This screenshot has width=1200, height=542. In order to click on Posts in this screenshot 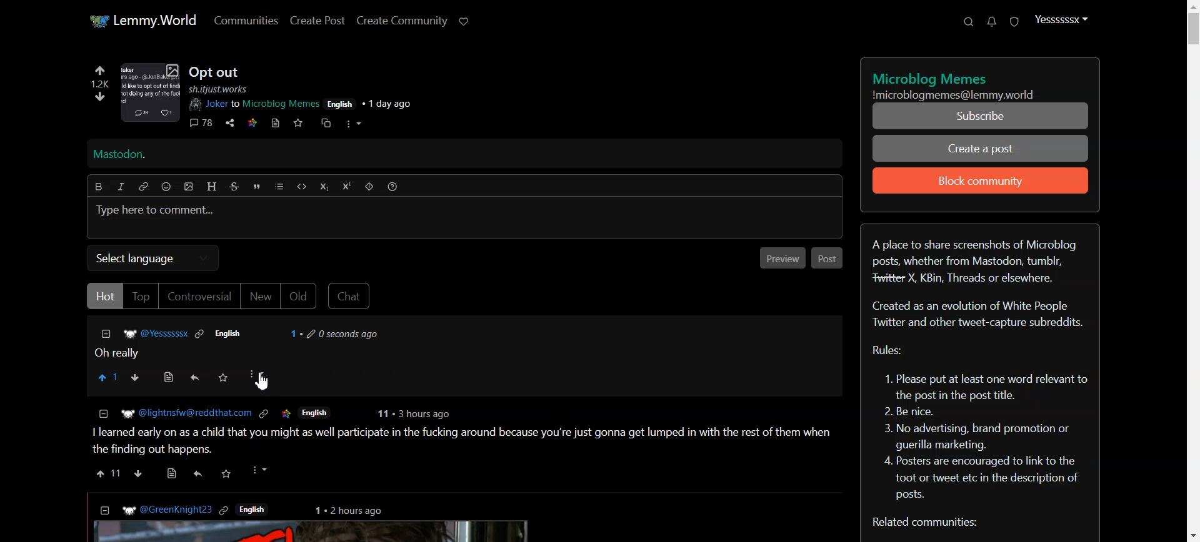, I will do `click(215, 69)`.